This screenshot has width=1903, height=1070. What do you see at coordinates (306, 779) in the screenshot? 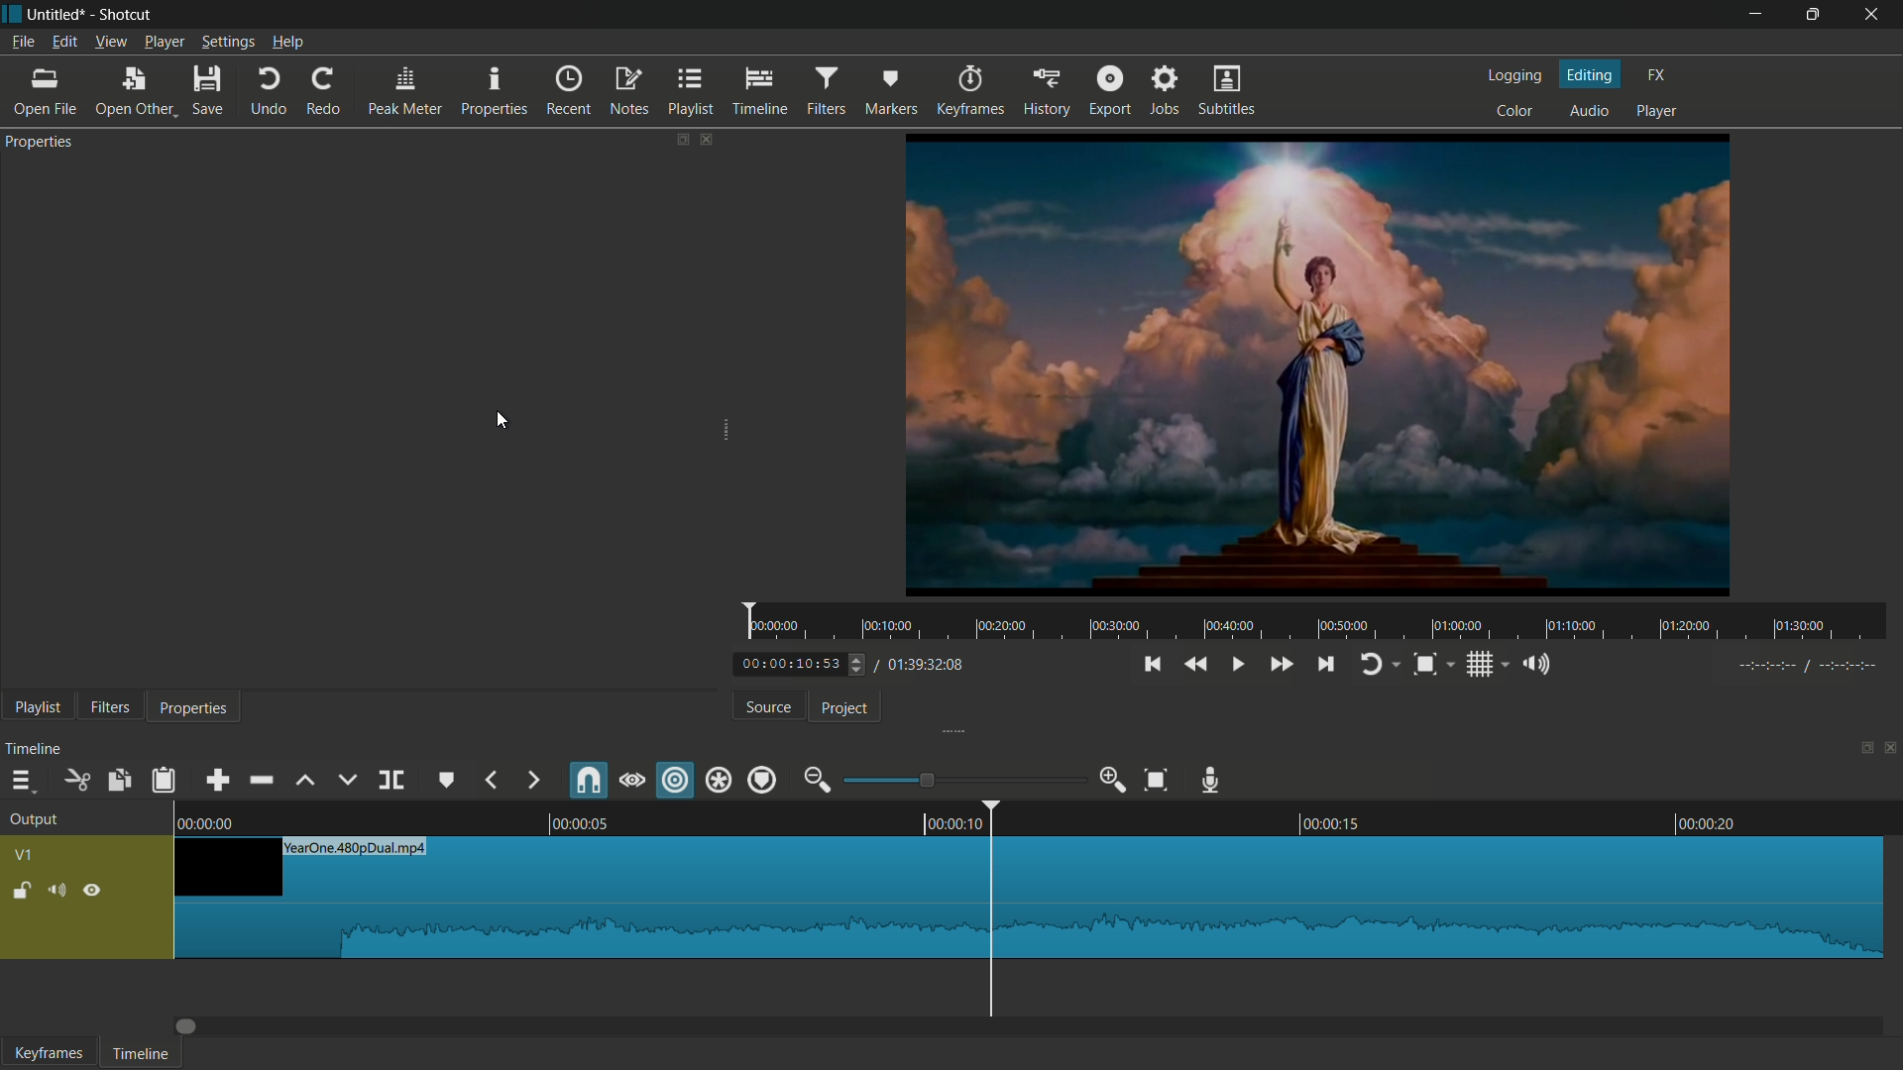
I see `lift` at bounding box center [306, 779].